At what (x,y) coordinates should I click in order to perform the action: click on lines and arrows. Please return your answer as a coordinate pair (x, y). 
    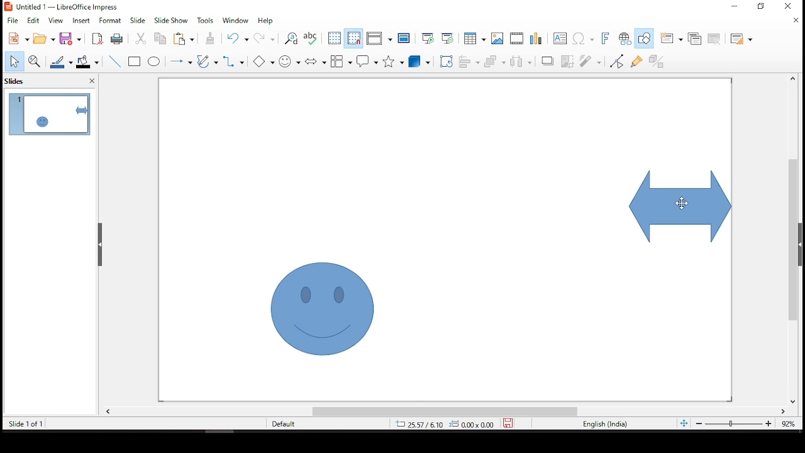
    Looking at the image, I should click on (180, 61).